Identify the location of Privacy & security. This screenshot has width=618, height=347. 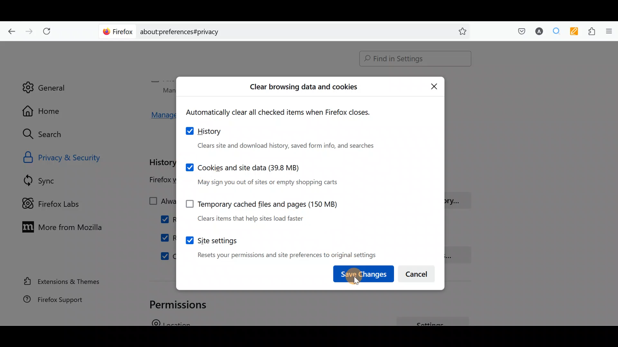
(78, 157).